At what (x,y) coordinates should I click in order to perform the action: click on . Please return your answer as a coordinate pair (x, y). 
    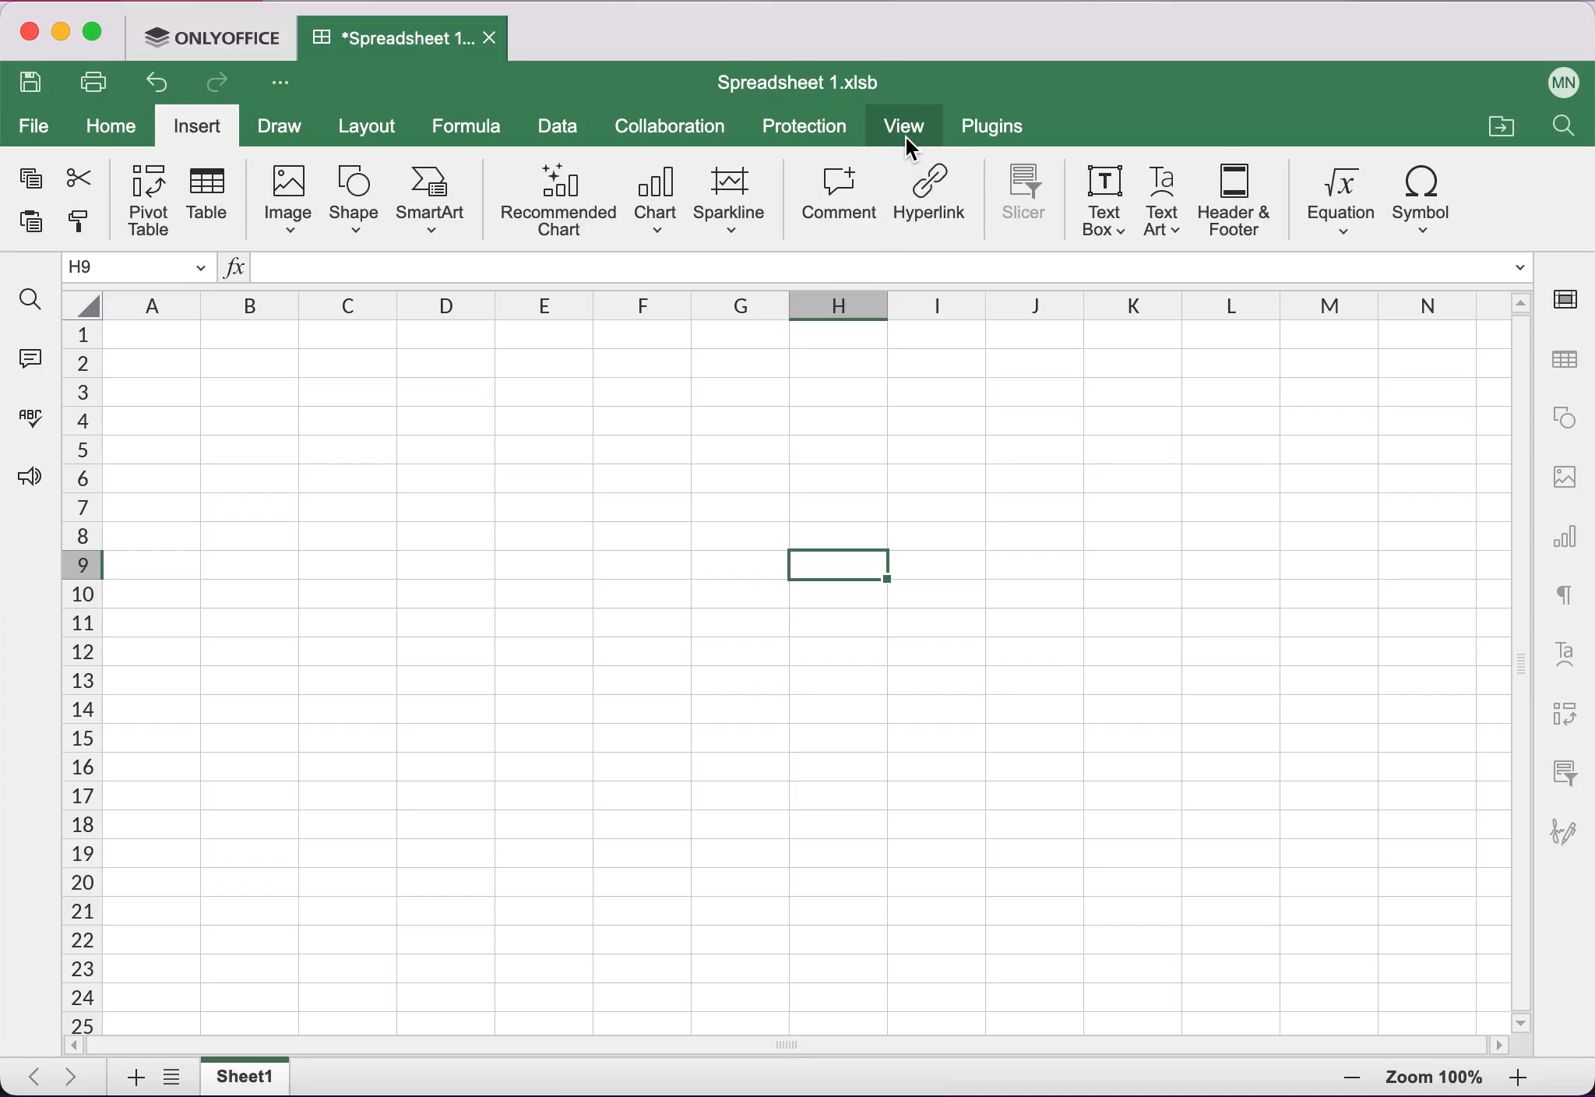
    Looking at the image, I should click on (1561, 359).